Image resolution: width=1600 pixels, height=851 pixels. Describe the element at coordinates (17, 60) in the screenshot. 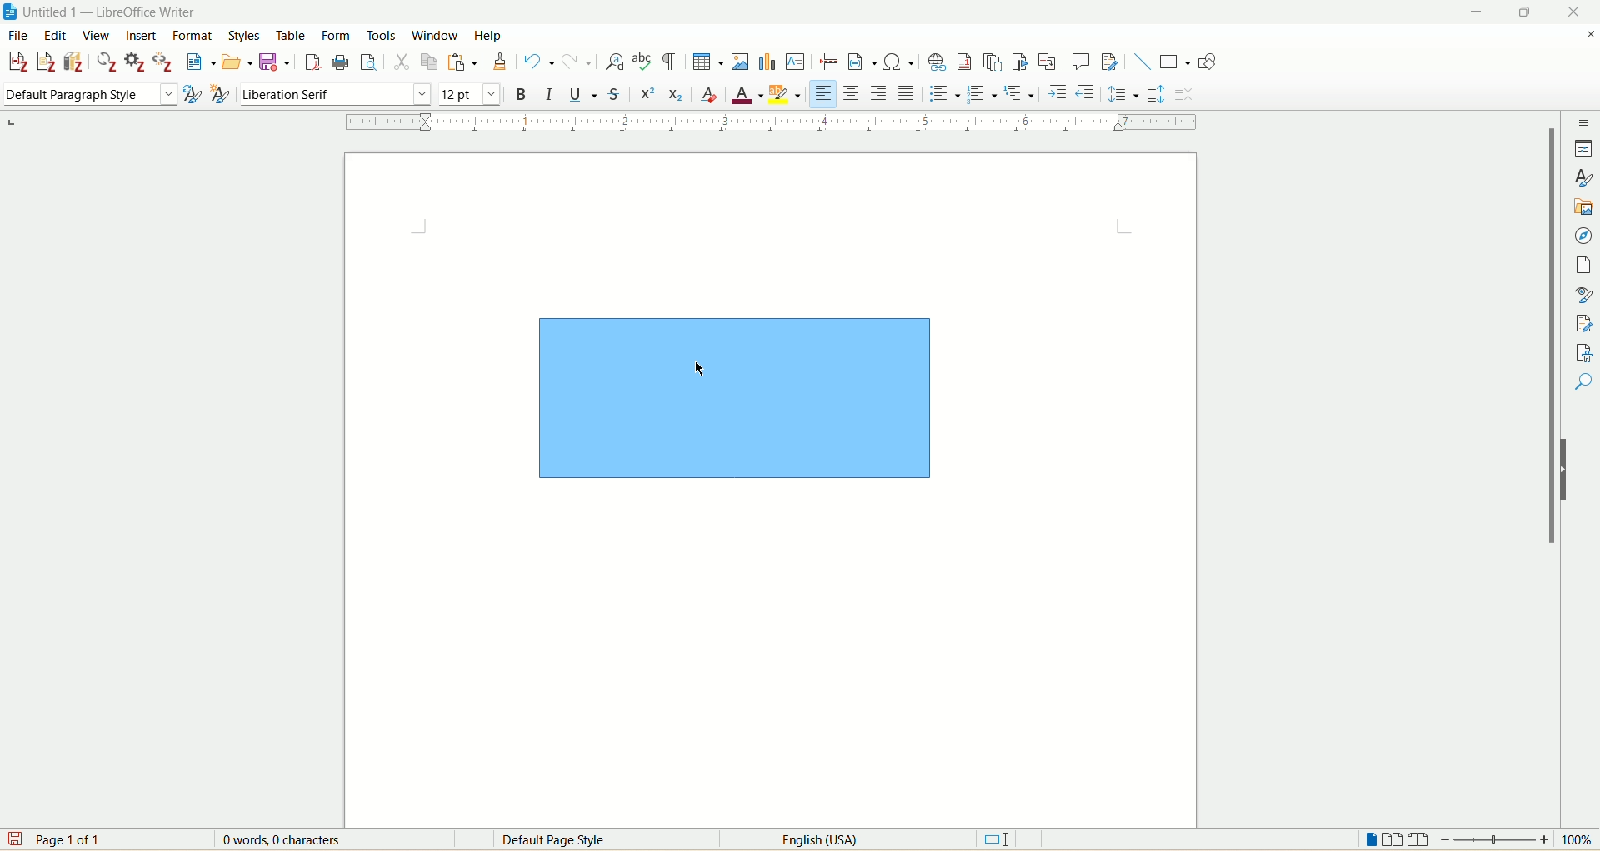

I see `add citation` at that location.